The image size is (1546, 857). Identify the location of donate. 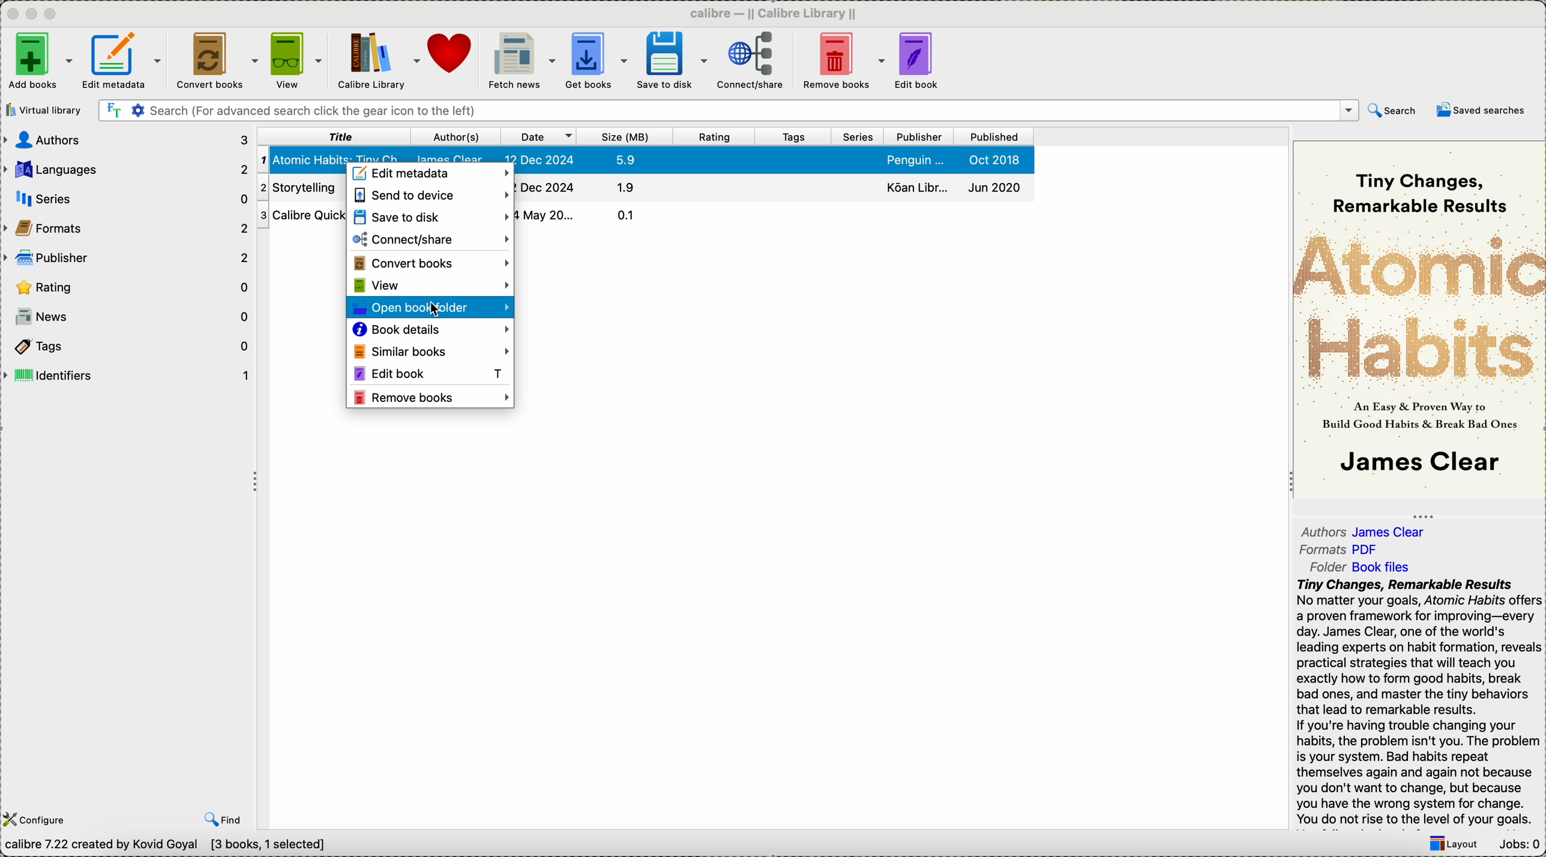
(451, 54).